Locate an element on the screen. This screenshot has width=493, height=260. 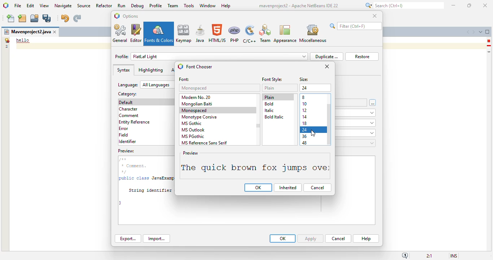
options is located at coordinates (130, 16).